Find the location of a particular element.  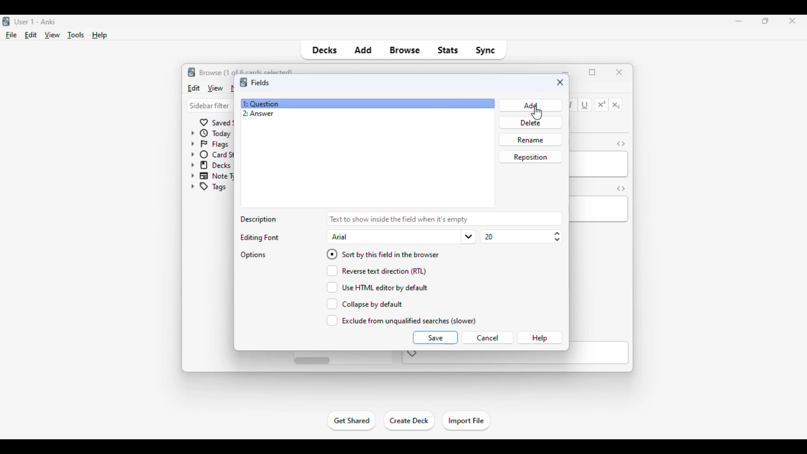

add is located at coordinates (529, 106).